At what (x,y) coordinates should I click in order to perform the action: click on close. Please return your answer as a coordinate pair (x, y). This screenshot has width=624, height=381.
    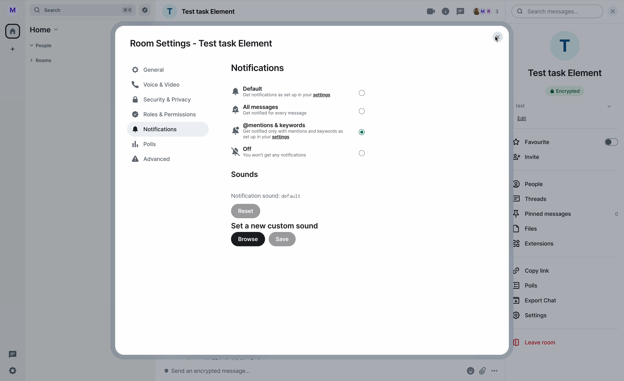
    Looking at the image, I should click on (615, 11).